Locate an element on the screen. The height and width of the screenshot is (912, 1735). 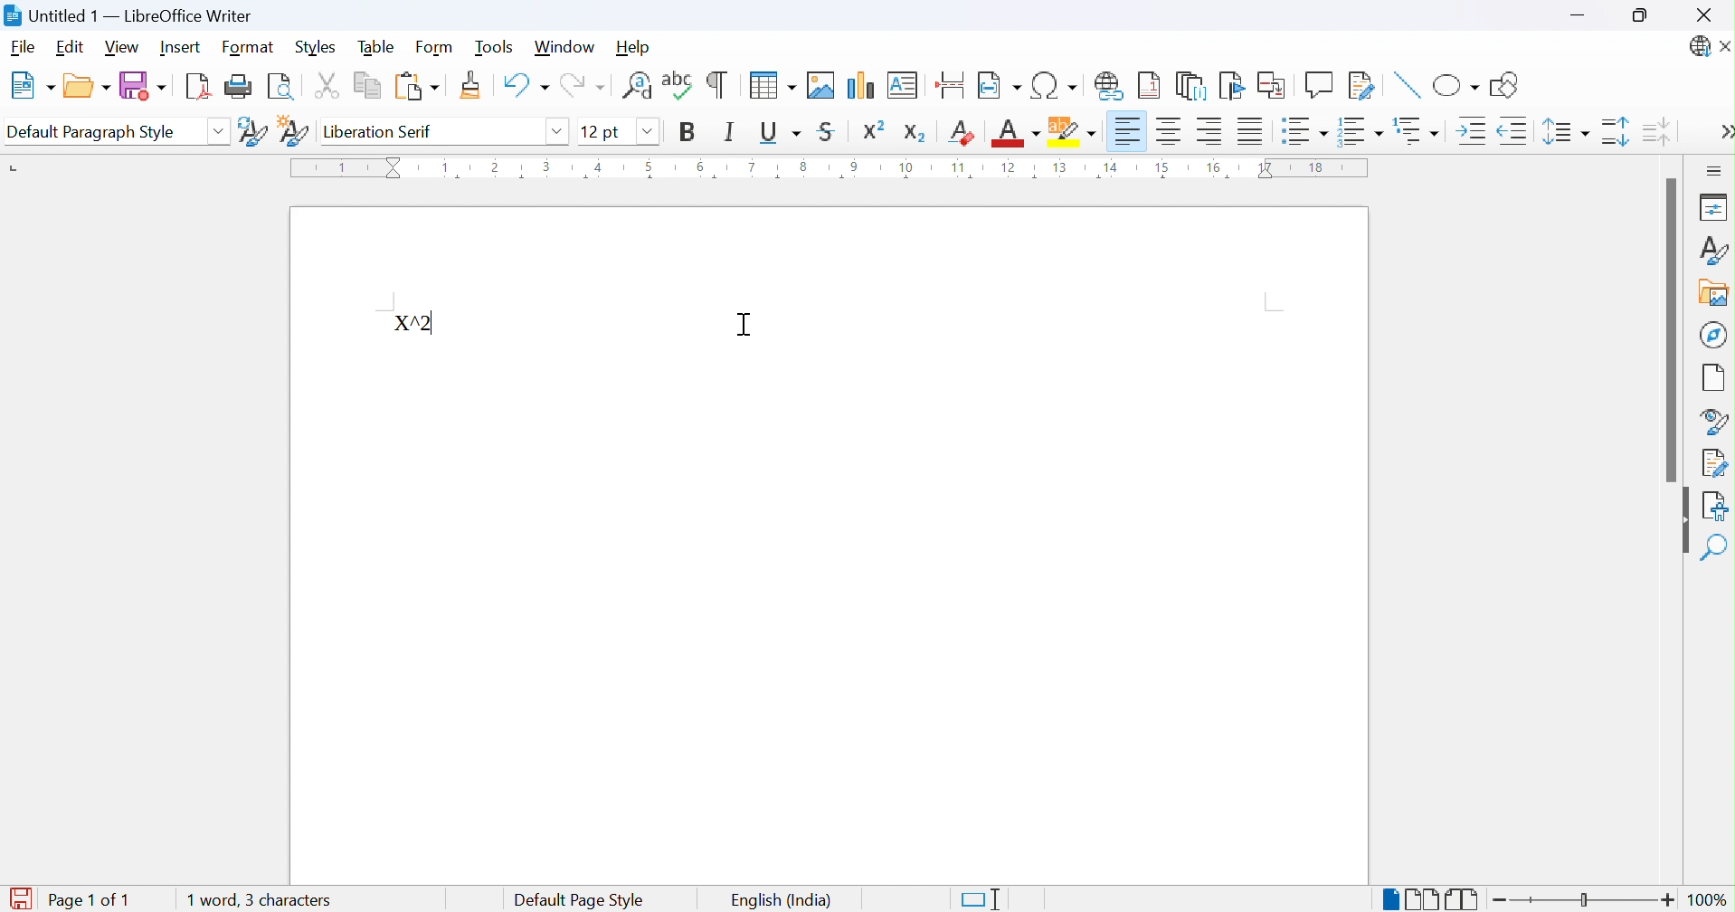
Styles is located at coordinates (316, 44).